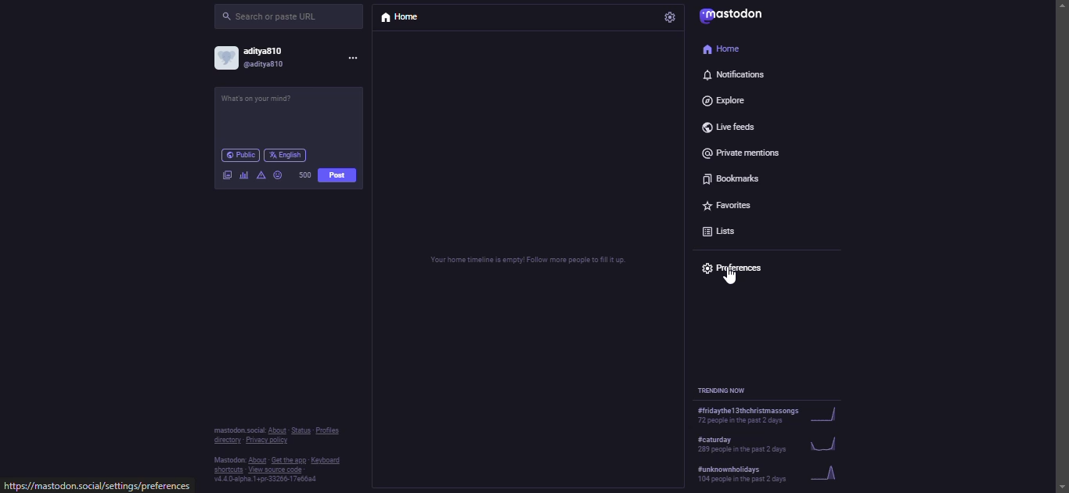  Describe the element at coordinates (273, 17) in the screenshot. I see `search` at that location.